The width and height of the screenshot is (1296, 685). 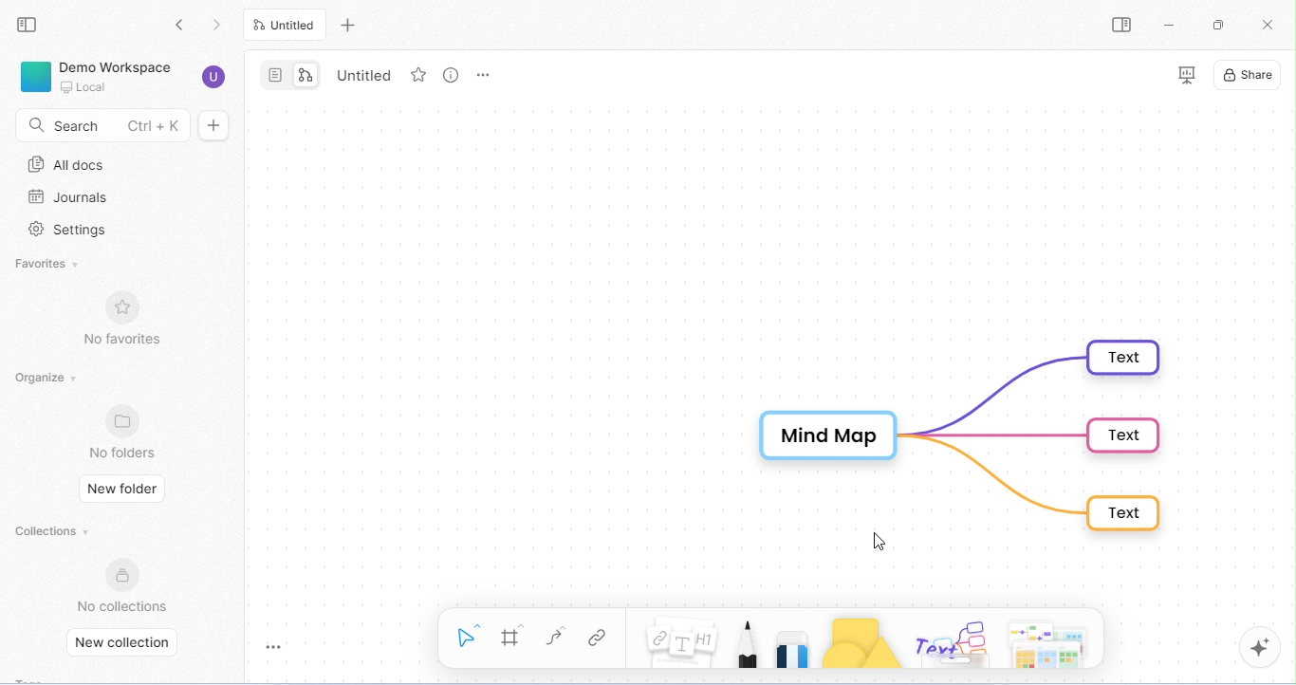 I want to click on arrows, cheeky piggles, paper and more, so click(x=1045, y=642).